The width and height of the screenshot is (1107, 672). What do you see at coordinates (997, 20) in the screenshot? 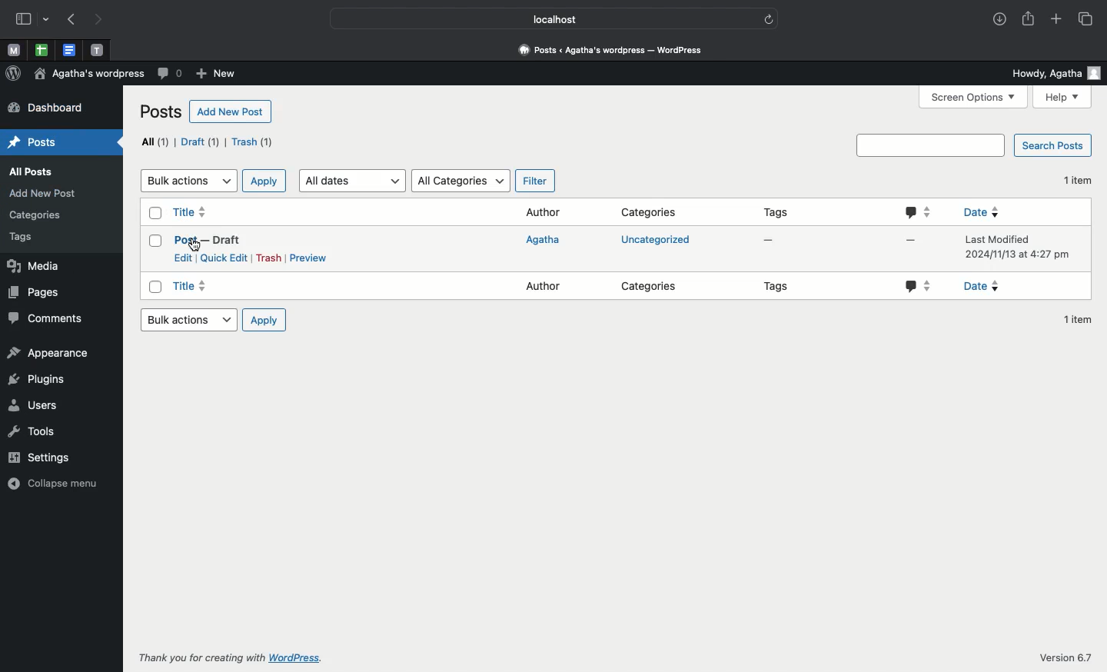
I see `Downloads` at bounding box center [997, 20].